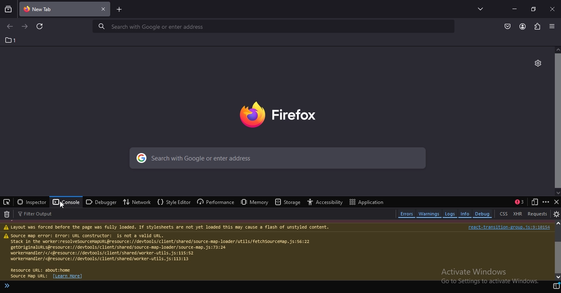 This screenshot has width=561, height=293. What do you see at coordinates (517, 213) in the screenshot?
I see `XHR` at bounding box center [517, 213].